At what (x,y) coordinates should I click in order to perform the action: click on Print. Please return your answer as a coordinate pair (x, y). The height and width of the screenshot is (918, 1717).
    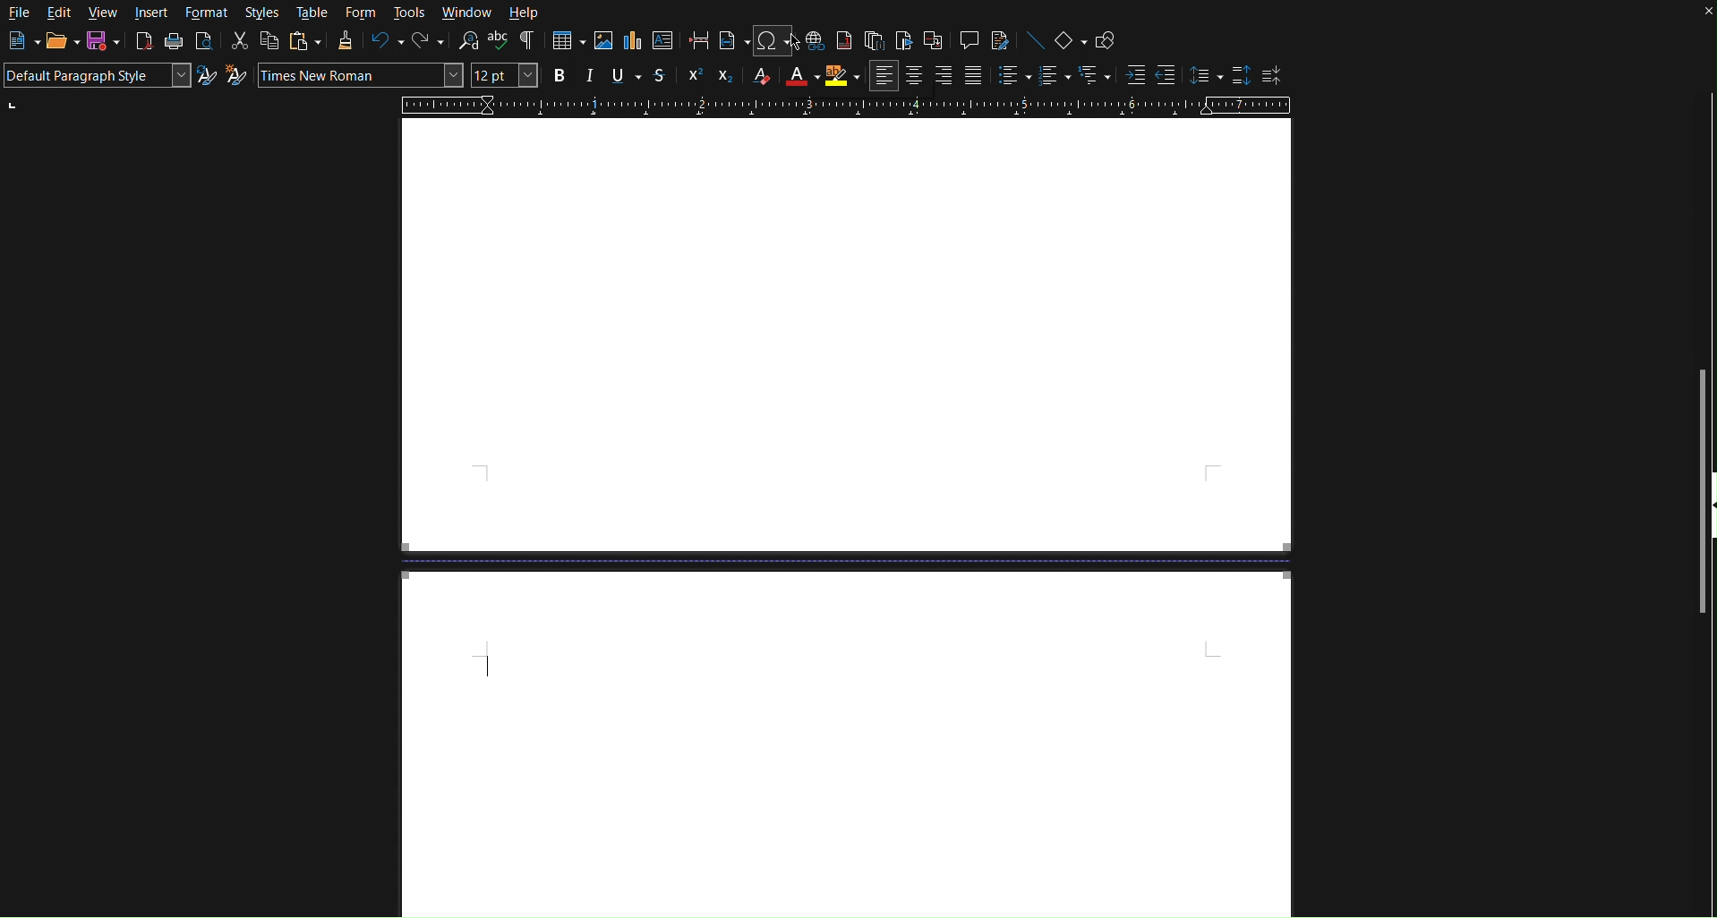
    Looking at the image, I should click on (174, 43).